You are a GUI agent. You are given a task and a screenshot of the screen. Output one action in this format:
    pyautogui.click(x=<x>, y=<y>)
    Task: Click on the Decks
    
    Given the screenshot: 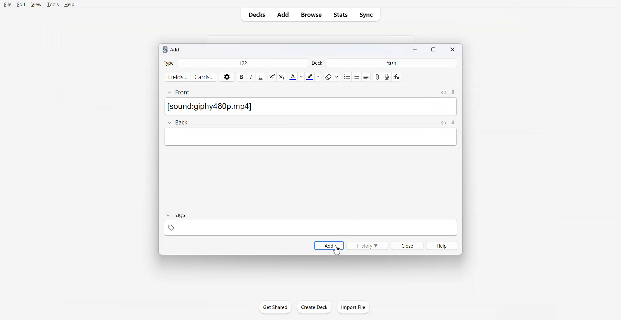 What is the action you would take?
    pyautogui.click(x=256, y=15)
    